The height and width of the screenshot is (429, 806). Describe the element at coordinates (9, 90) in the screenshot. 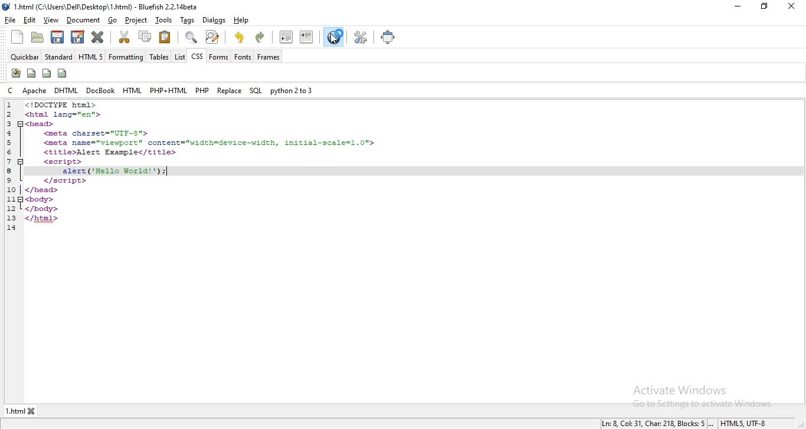

I see `c` at that location.